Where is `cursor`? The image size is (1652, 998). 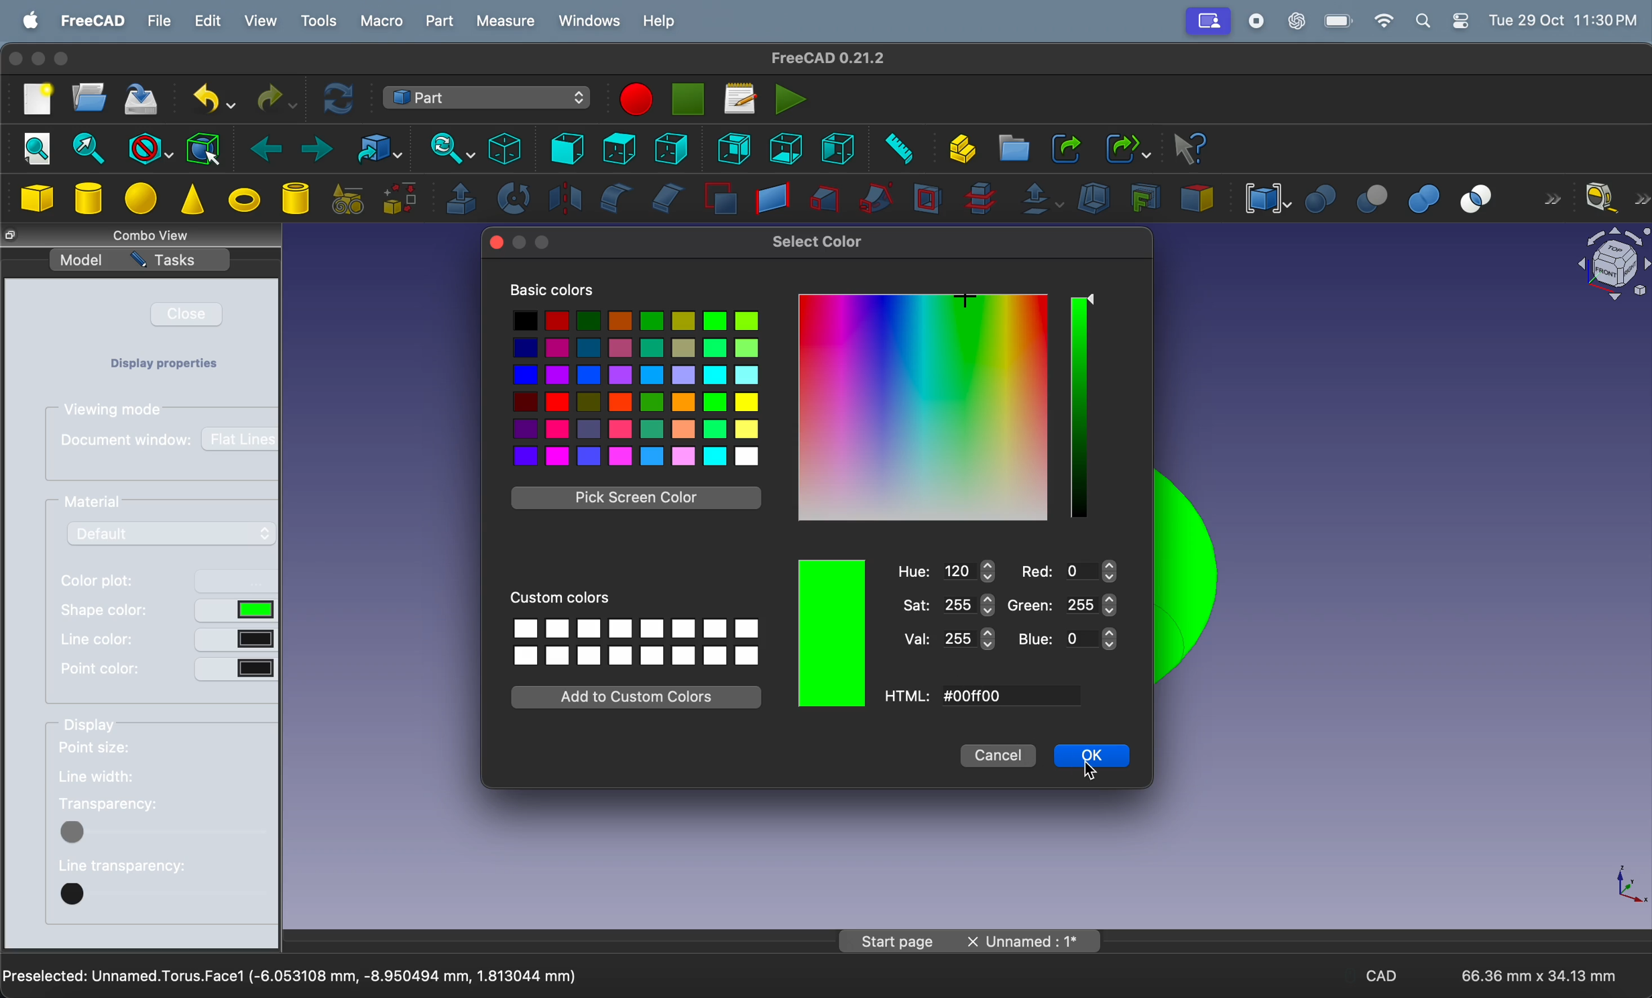
cursor is located at coordinates (1089, 772).